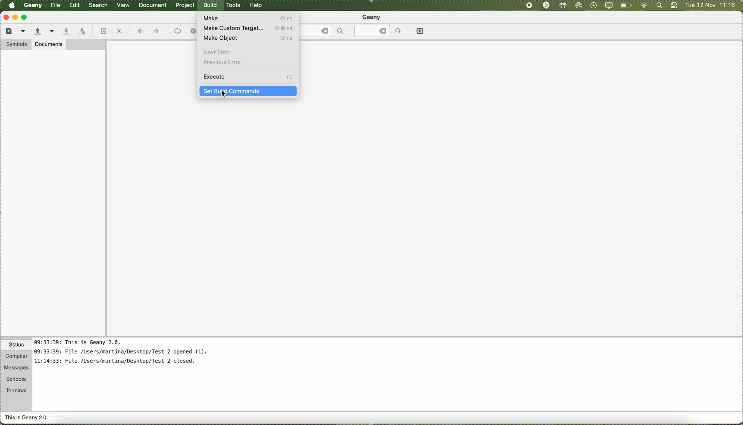 This screenshot has height=425, width=743. What do you see at coordinates (218, 52) in the screenshot?
I see `next error` at bounding box center [218, 52].